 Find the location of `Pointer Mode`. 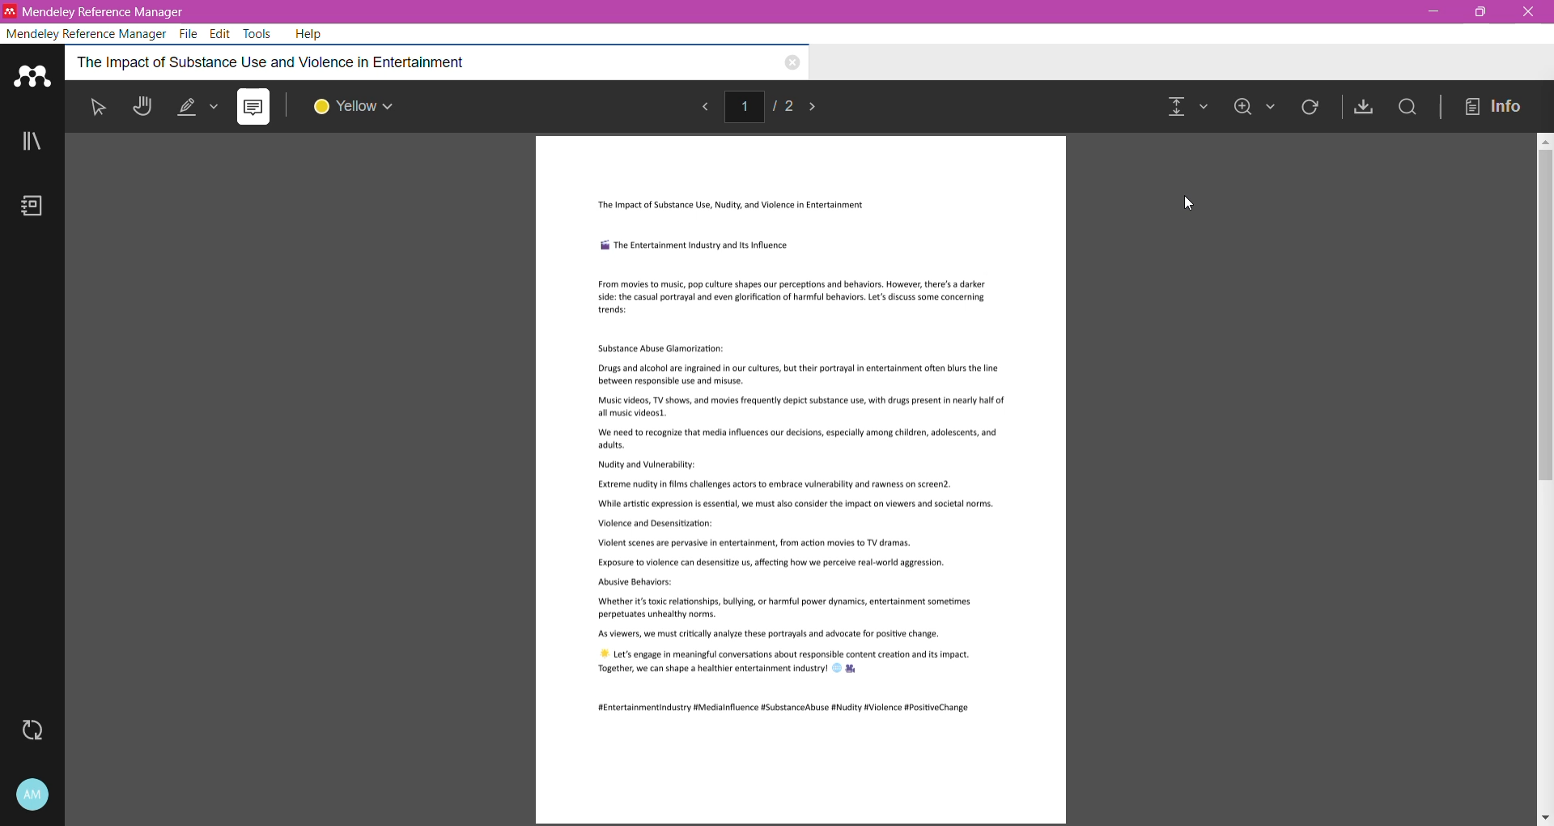

Pointer Mode is located at coordinates (102, 110).